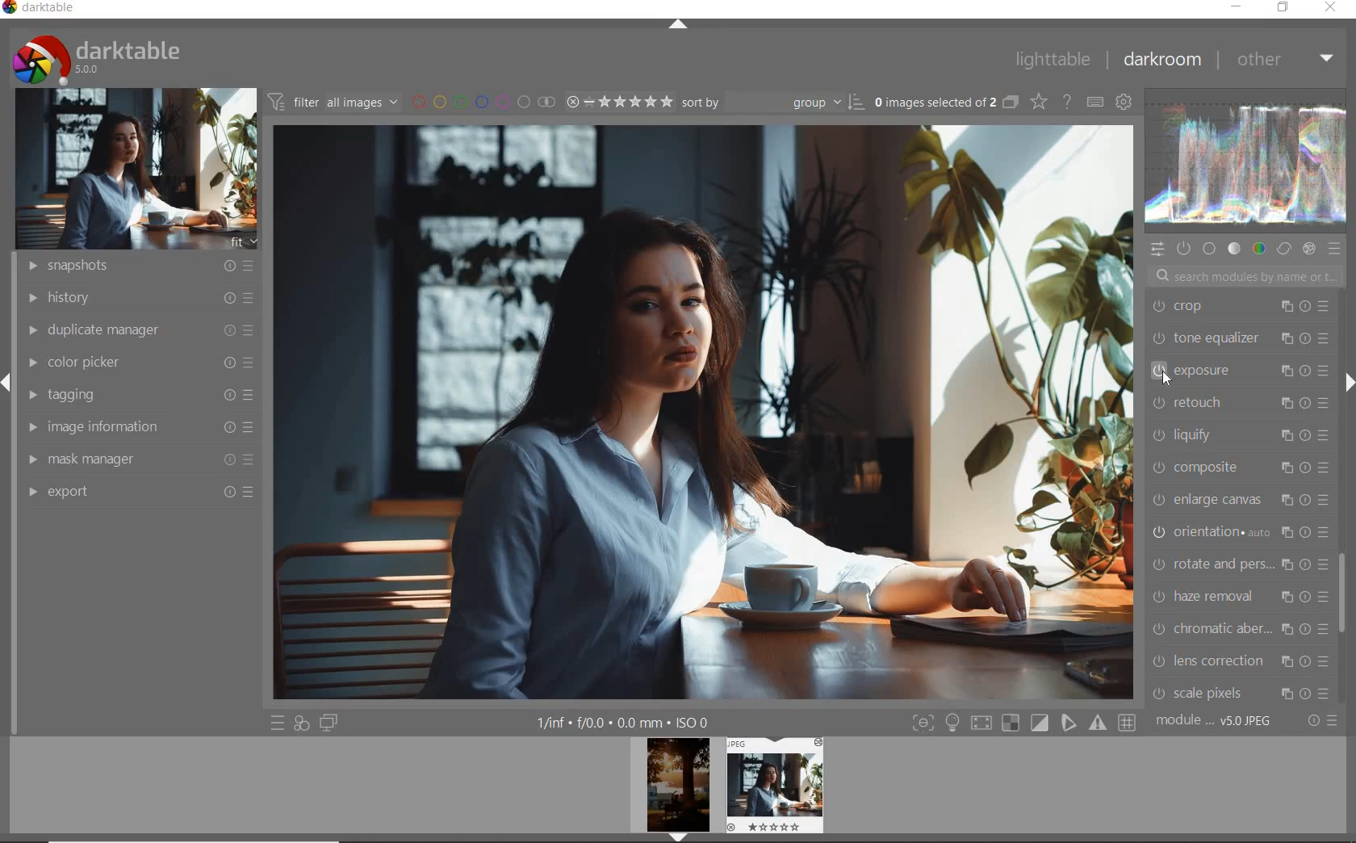 This screenshot has height=843, width=1356. What do you see at coordinates (141, 359) in the screenshot?
I see `COLOR PICKER` at bounding box center [141, 359].